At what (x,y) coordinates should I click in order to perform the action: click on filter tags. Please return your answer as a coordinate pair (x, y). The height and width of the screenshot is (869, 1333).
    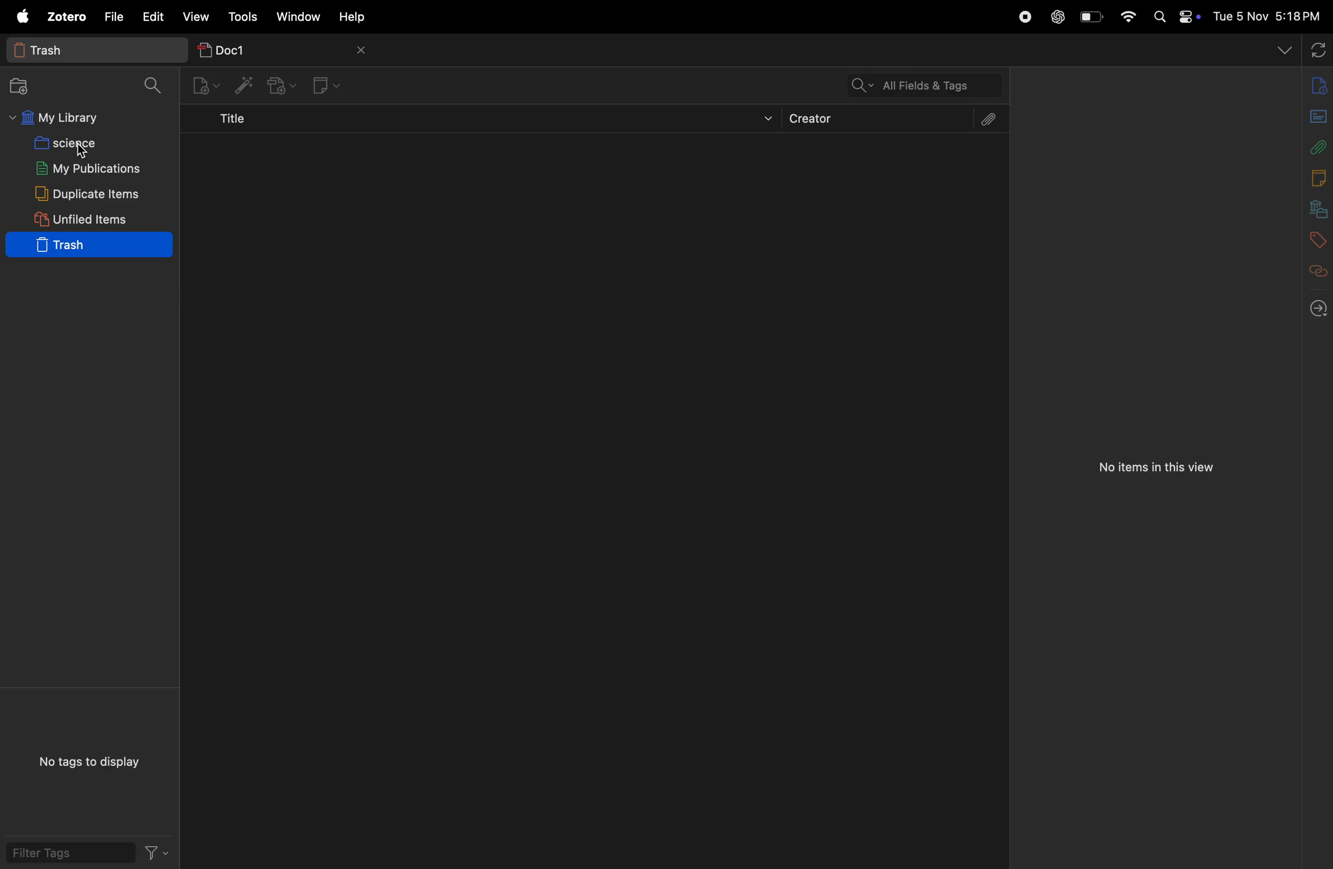
    Looking at the image, I should click on (90, 855).